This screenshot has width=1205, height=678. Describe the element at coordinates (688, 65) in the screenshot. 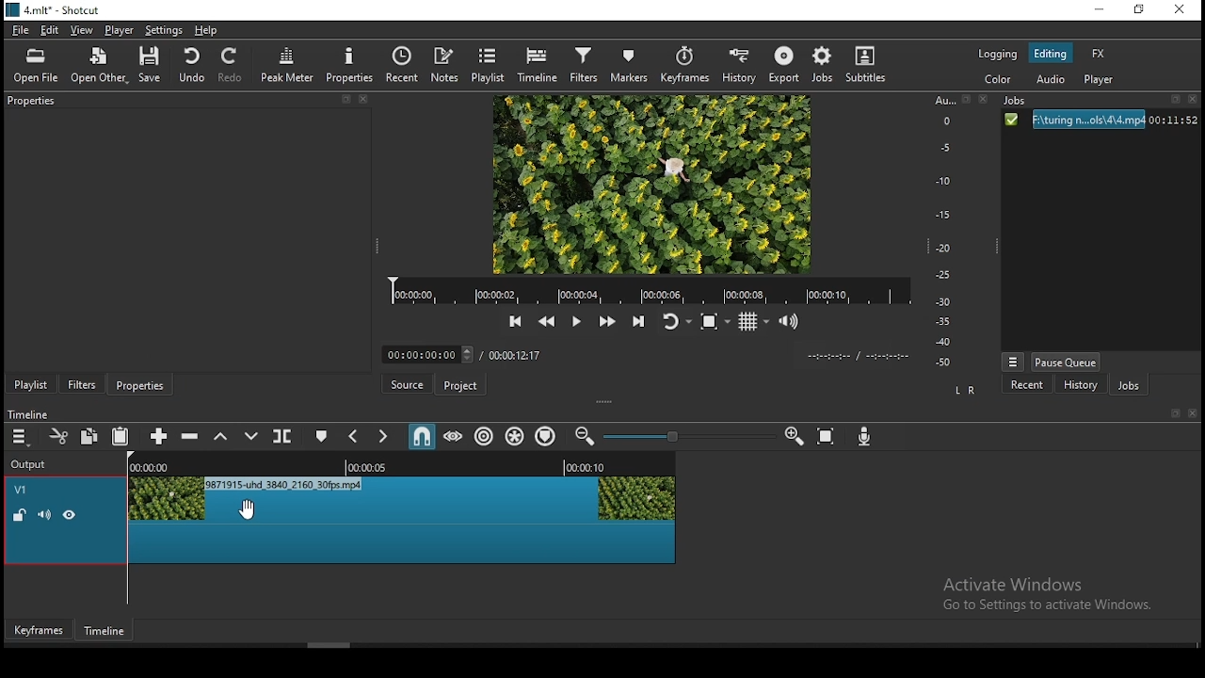

I see `keyframes` at that location.